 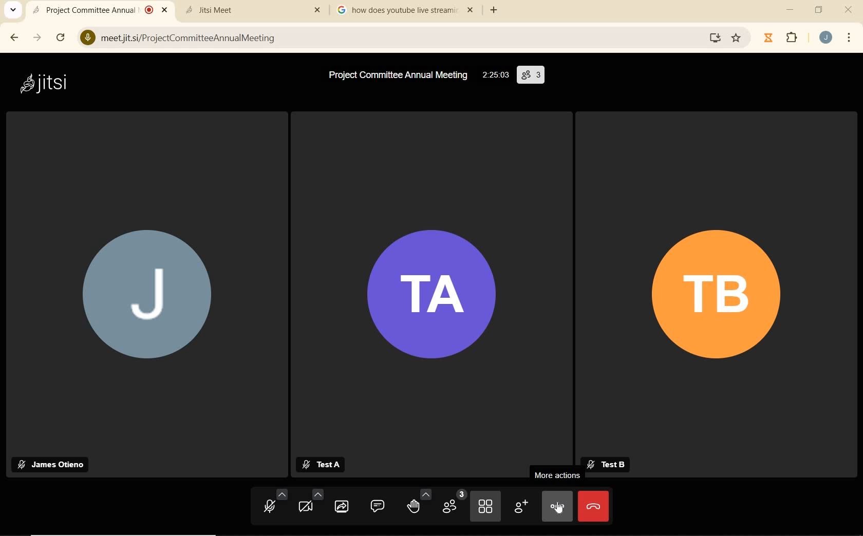 I want to click on tab, so click(x=240, y=10).